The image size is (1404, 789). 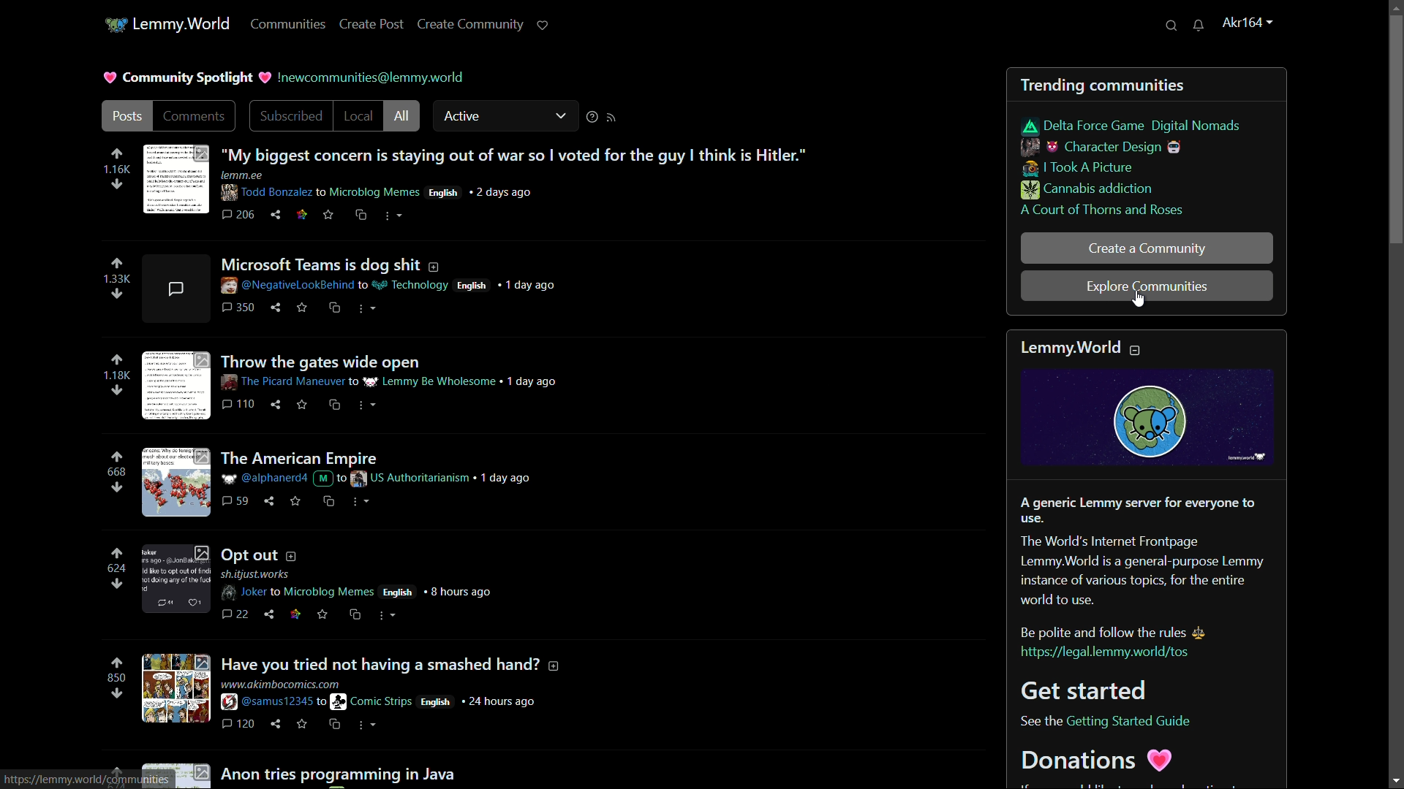 What do you see at coordinates (382, 480) in the screenshot?
I see `post details` at bounding box center [382, 480].